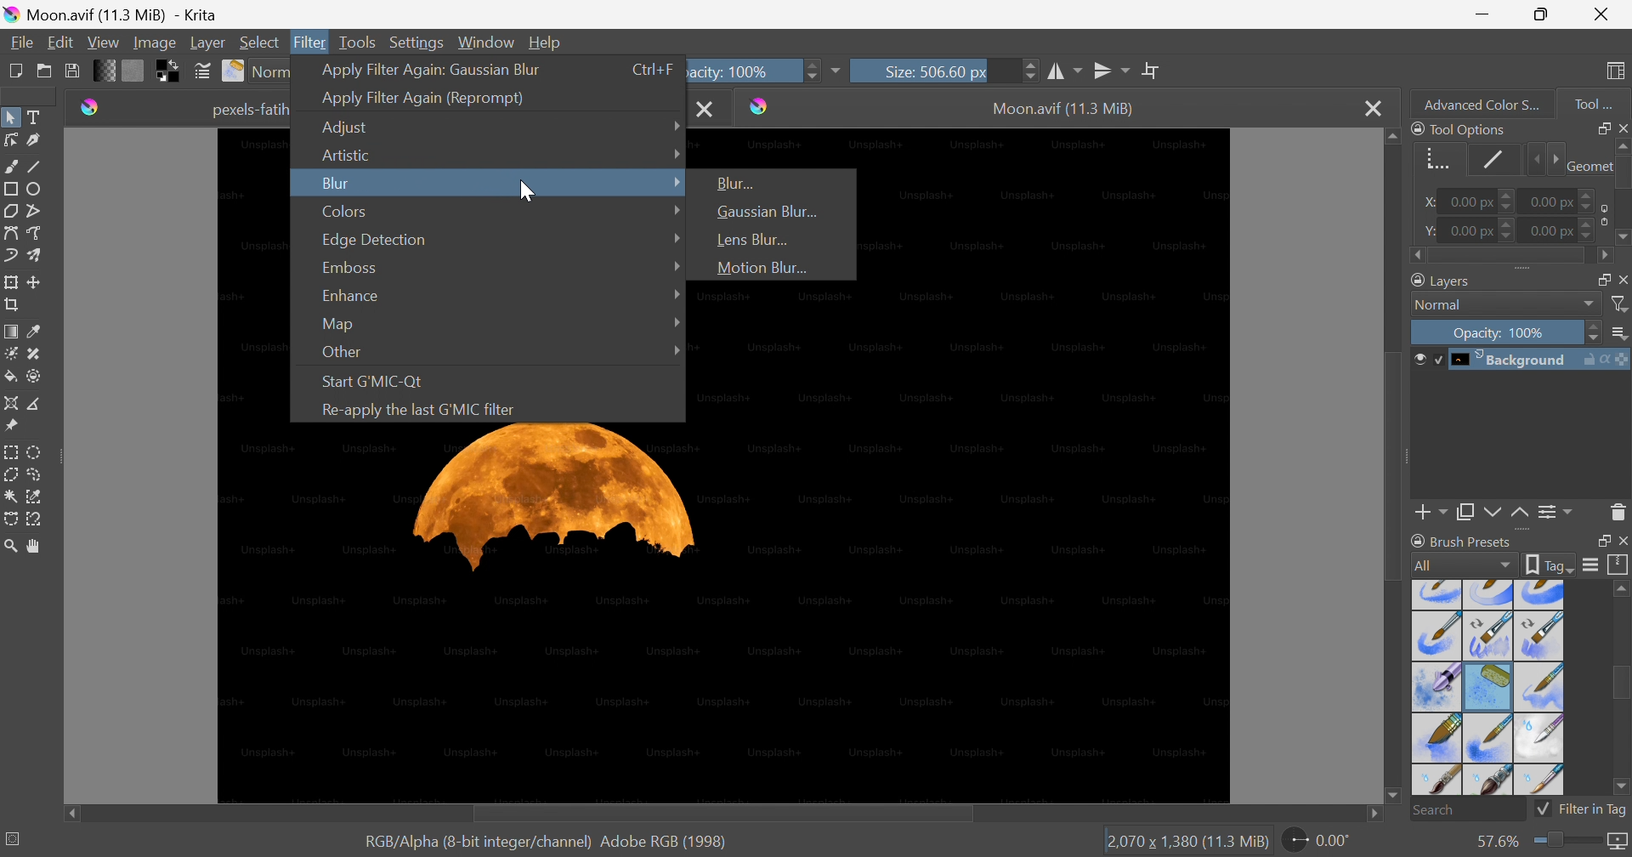 This screenshot has width=1632, height=857. I want to click on File, so click(23, 43).